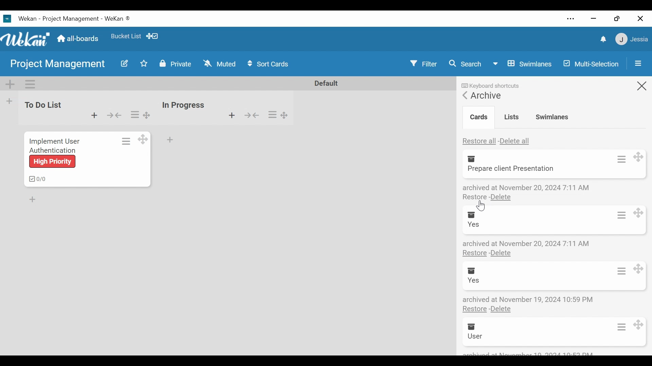 The image size is (652, 366). What do you see at coordinates (273, 114) in the screenshot?
I see `list Actions` at bounding box center [273, 114].